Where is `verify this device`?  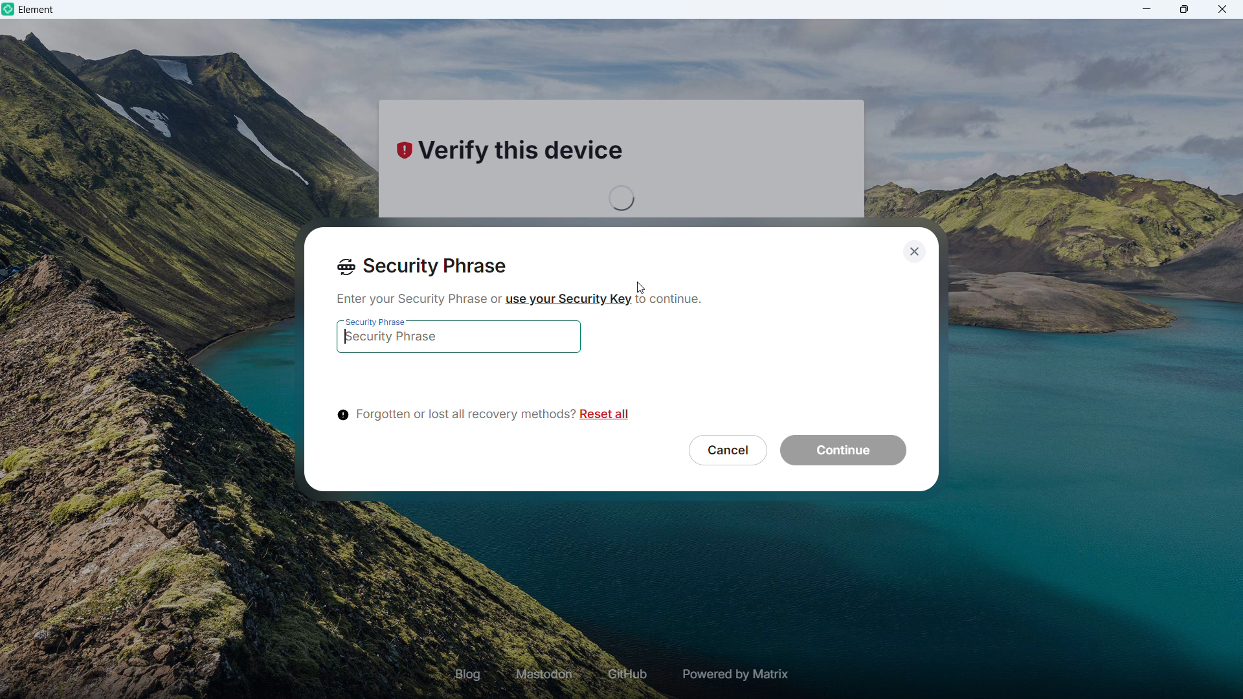 verify this device is located at coordinates (531, 156).